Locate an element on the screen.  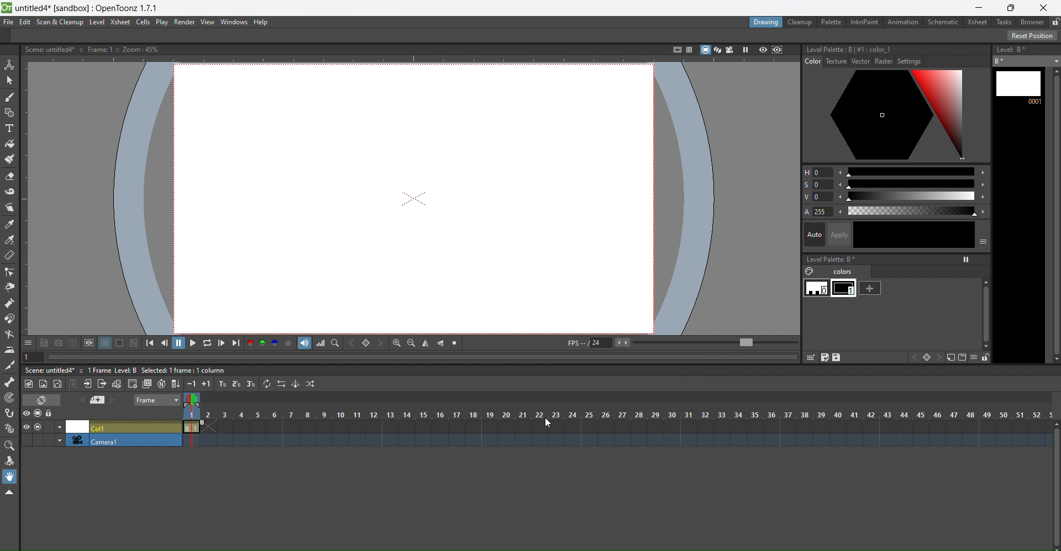
tool is located at coordinates (59, 342).